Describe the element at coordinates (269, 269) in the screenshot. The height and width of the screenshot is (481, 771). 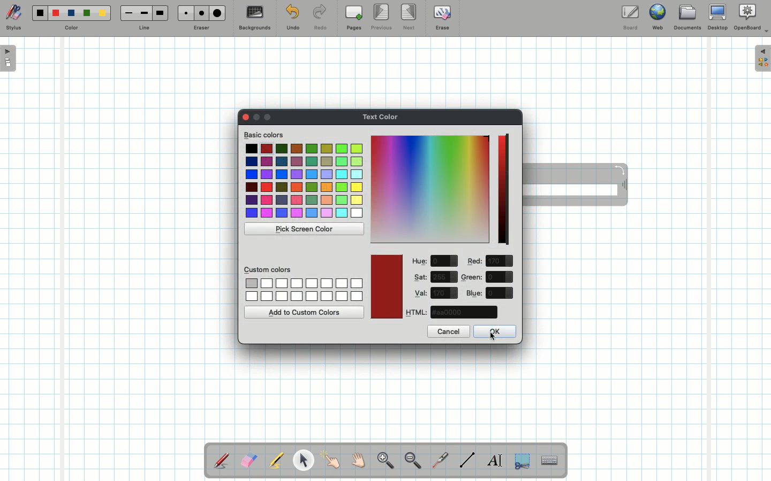
I see `Custom colors` at that location.